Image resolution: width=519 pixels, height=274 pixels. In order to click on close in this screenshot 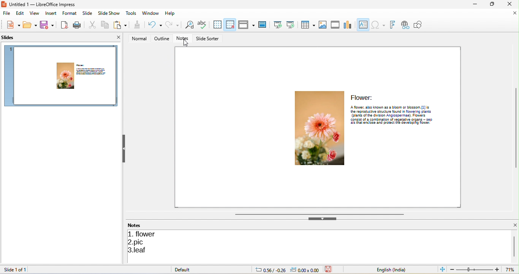, I will do `click(514, 225)`.